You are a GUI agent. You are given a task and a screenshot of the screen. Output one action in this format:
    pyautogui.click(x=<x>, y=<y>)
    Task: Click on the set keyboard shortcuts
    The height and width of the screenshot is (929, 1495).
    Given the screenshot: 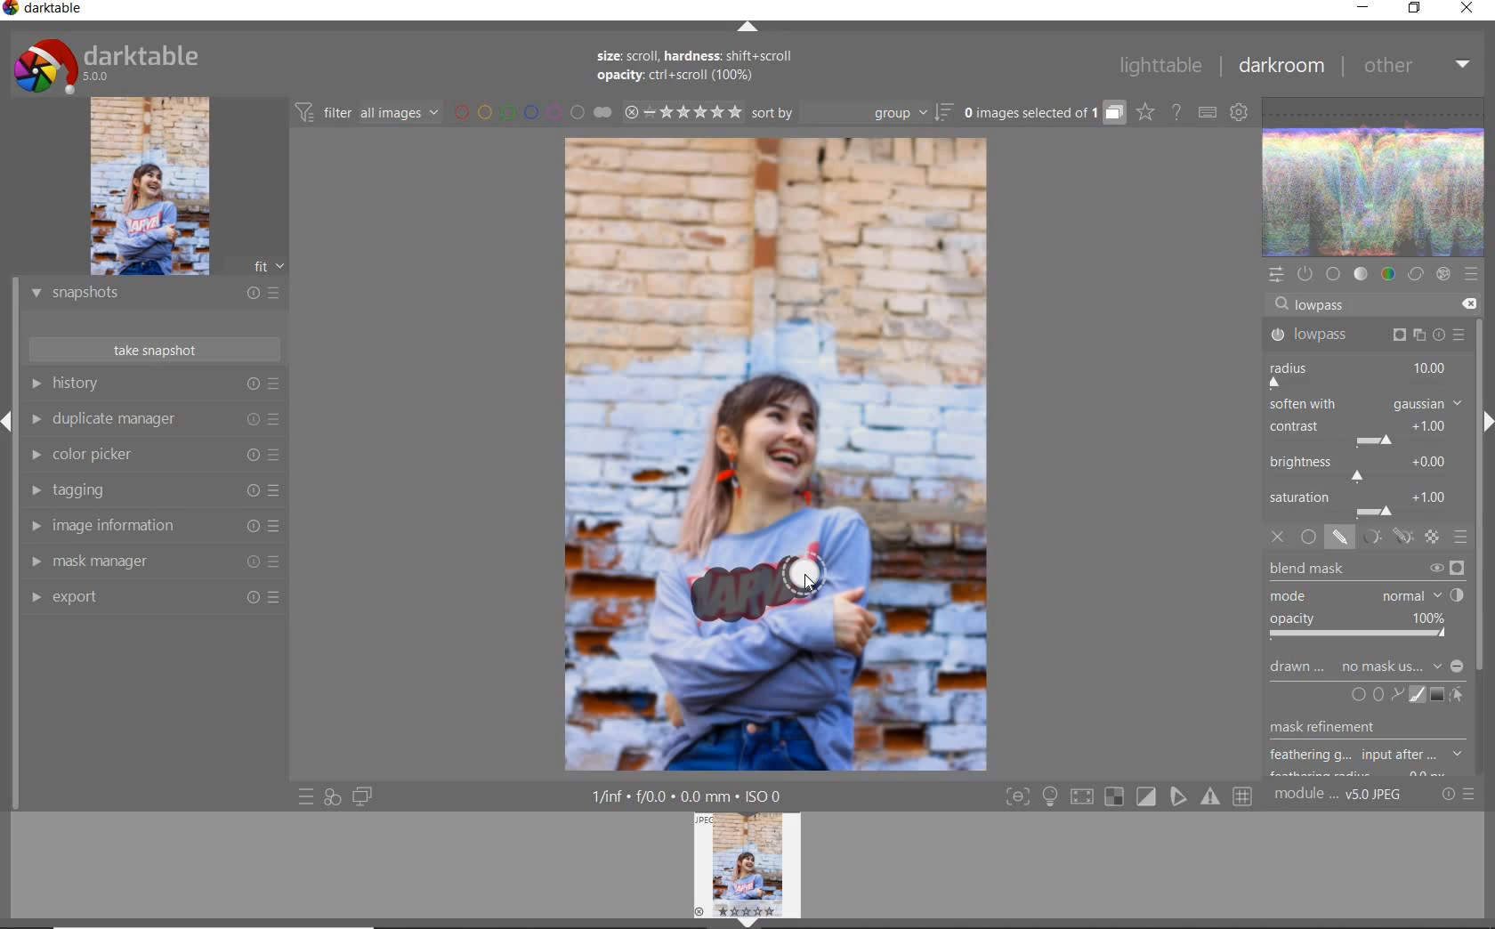 What is the action you would take?
    pyautogui.click(x=1206, y=111)
    